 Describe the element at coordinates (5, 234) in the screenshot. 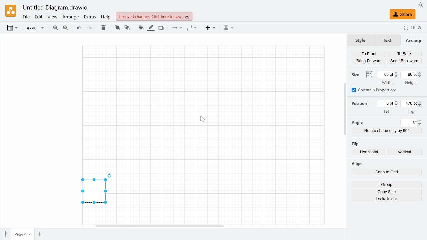

I see `Pages` at that location.